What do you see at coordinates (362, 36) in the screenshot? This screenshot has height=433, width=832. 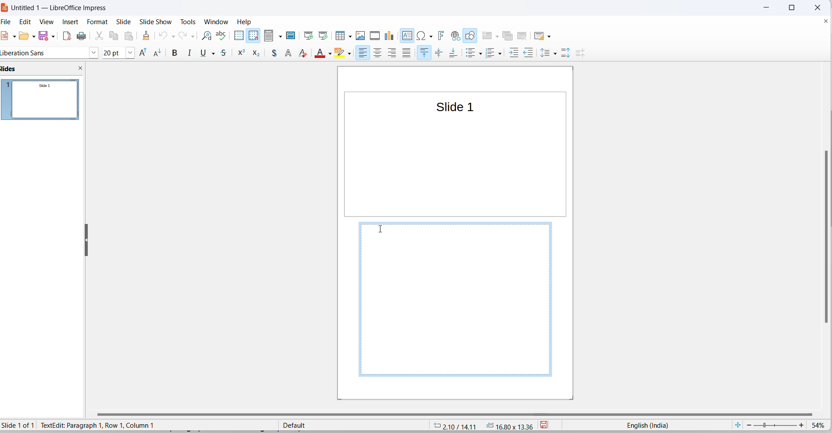 I see `insert images` at bounding box center [362, 36].